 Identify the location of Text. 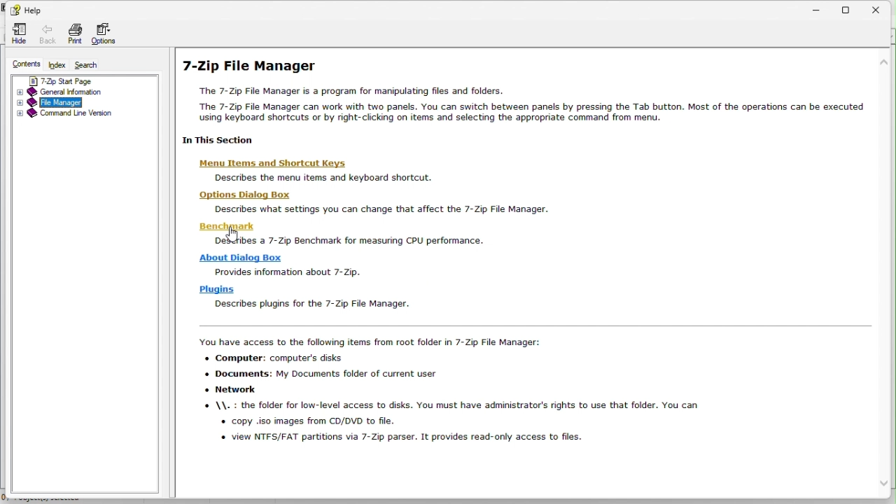
(537, 372).